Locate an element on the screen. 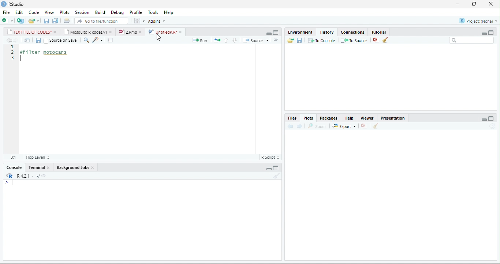 This screenshot has height=264, width=500. maximize is located at coordinates (276, 168).